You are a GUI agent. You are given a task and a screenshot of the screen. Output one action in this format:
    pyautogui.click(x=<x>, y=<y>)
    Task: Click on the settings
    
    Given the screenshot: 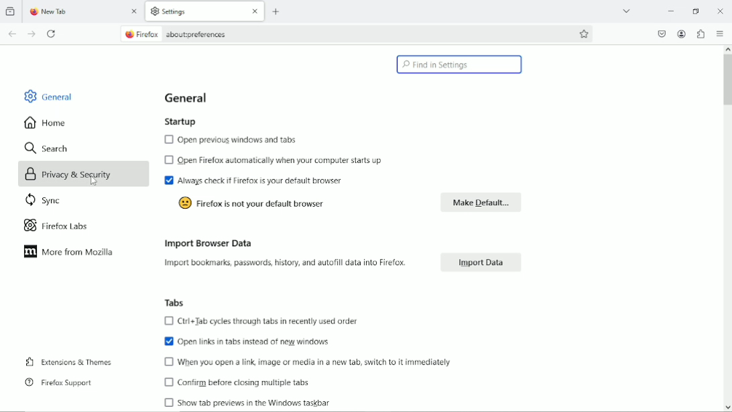 What is the action you would take?
    pyautogui.click(x=184, y=12)
    